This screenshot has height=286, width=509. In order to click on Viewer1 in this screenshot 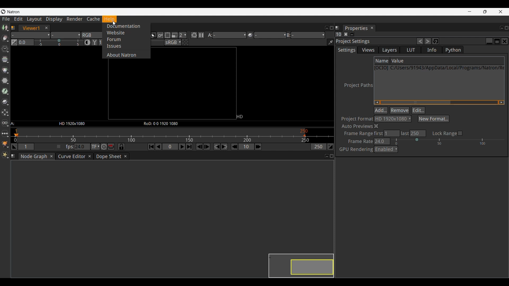, I will do `click(30, 28)`.